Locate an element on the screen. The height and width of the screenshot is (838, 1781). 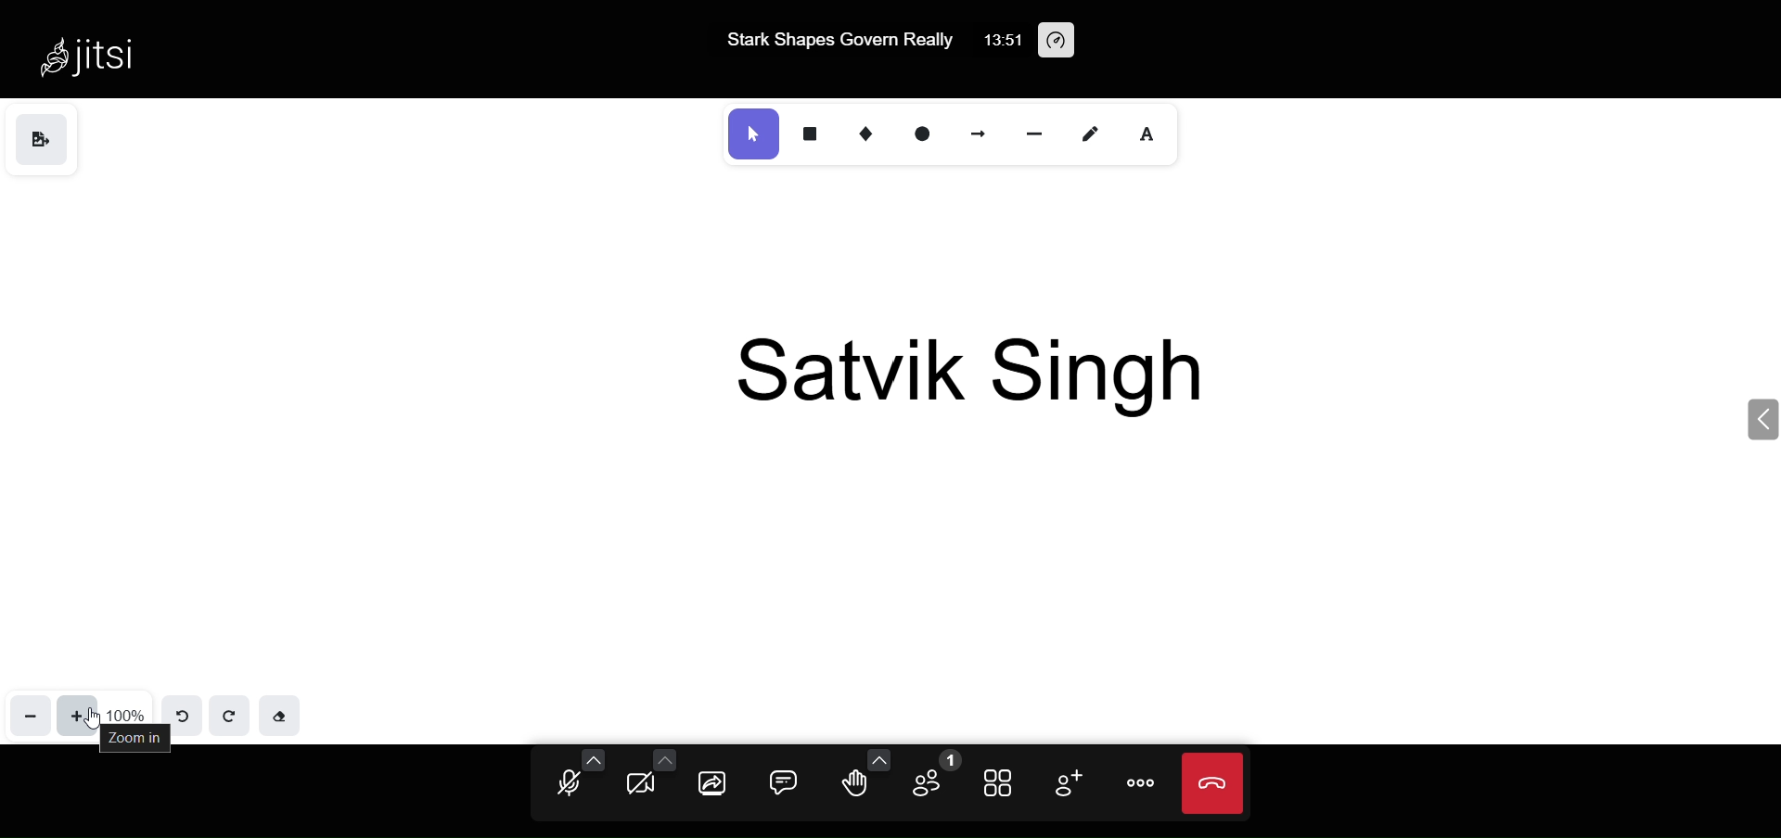
eraser is located at coordinates (284, 715).